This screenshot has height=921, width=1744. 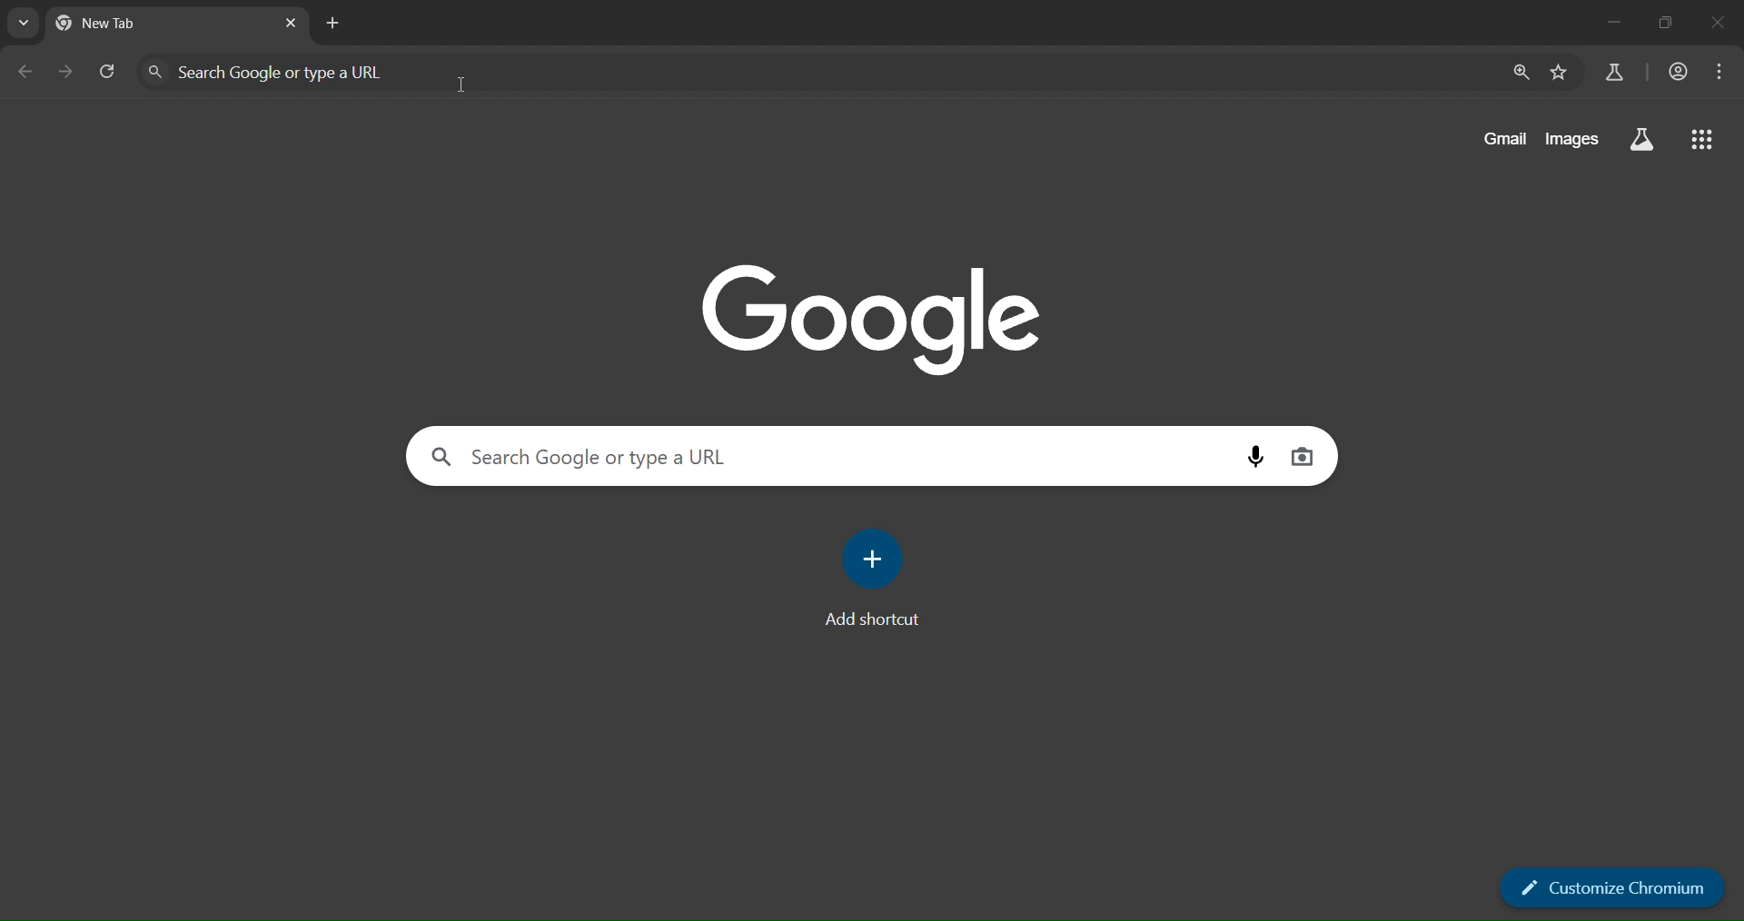 What do you see at coordinates (1610, 889) in the screenshot?
I see `customize chromium` at bounding box center [1610, 889].